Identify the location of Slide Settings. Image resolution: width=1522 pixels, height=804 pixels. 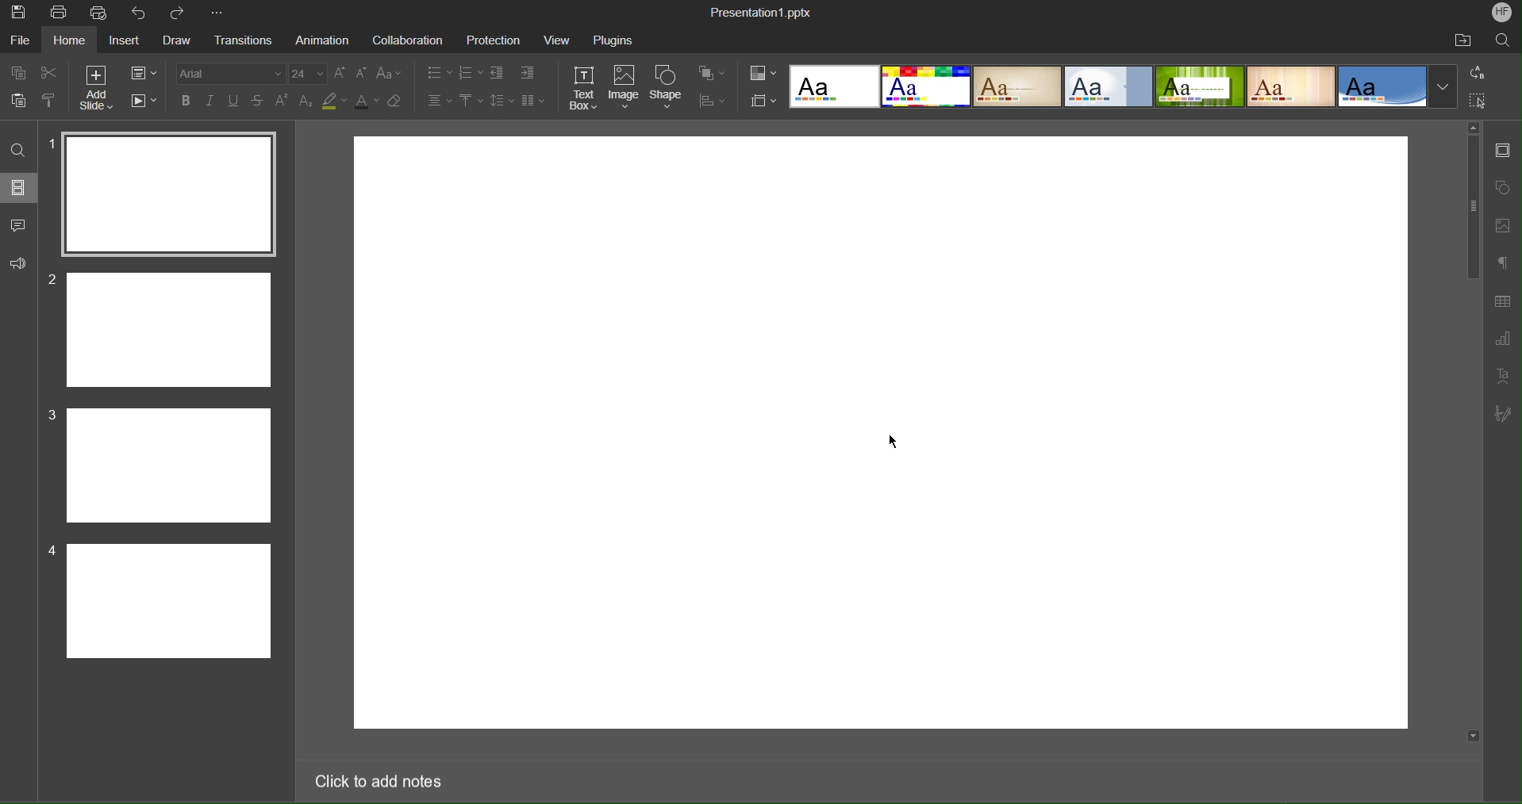
(142, 71).